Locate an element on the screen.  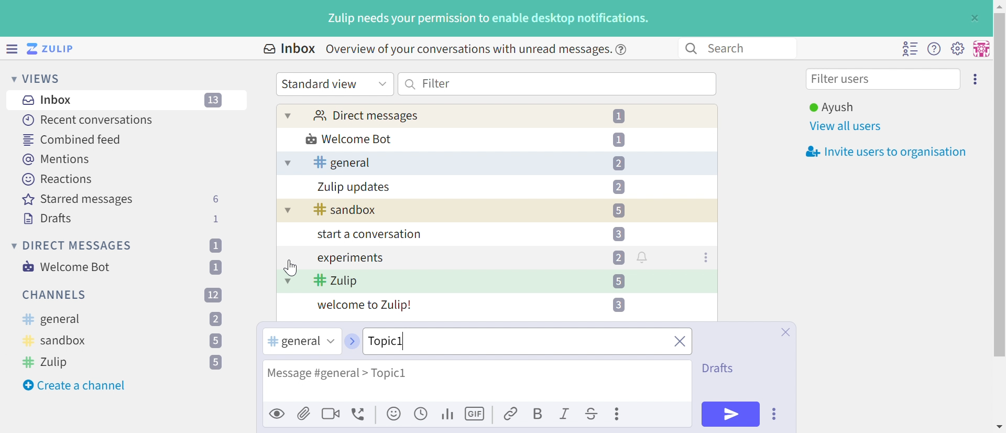
Polls is located at coordinates (449, 413).